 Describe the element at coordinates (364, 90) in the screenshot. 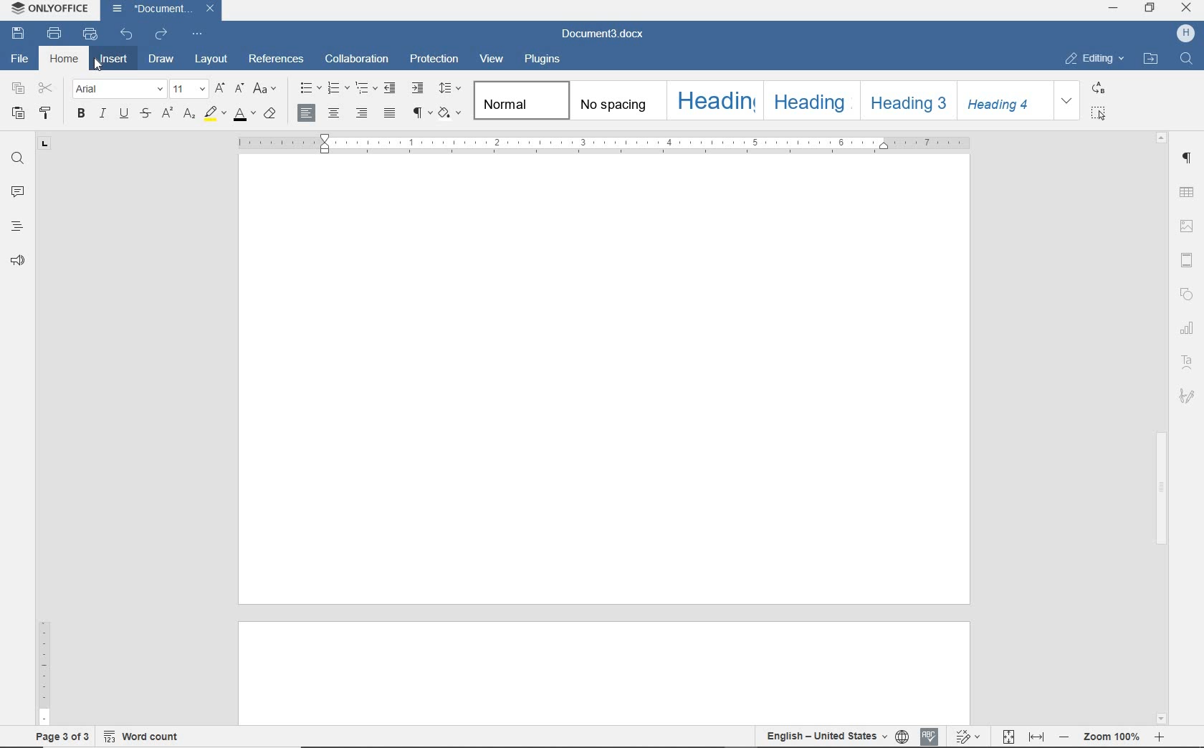

I see `MULTILEVEL LIST` at that location.